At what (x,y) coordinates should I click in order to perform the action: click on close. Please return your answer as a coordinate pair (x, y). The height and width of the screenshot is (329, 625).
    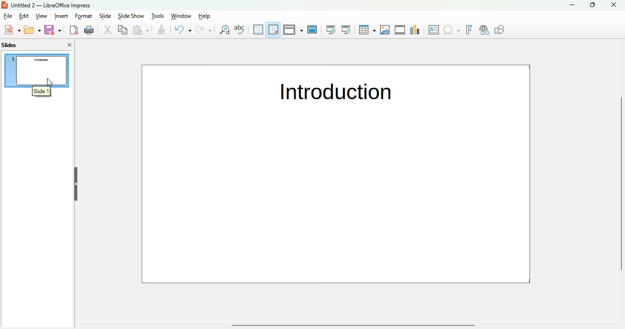
    Looking at the image, I should click on (613, 5).